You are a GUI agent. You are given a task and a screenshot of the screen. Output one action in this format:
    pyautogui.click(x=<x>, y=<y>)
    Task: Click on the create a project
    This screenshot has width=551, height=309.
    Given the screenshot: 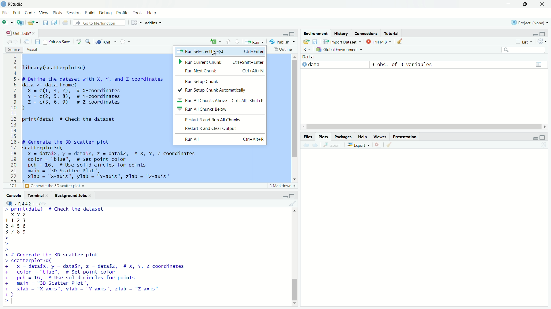 What is the action you would take?
    pyautogui.click(x=20, y=23)
    